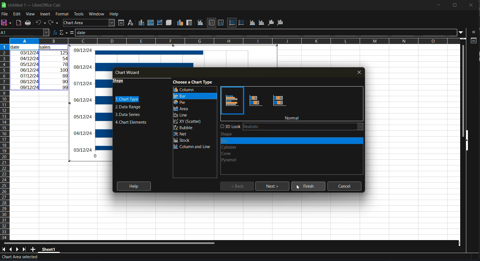 The width and height of the screenshot is (480, 261). Describe the element at coordinates (254, 101) in the screenshot. I see `types of bar chart` at that location.